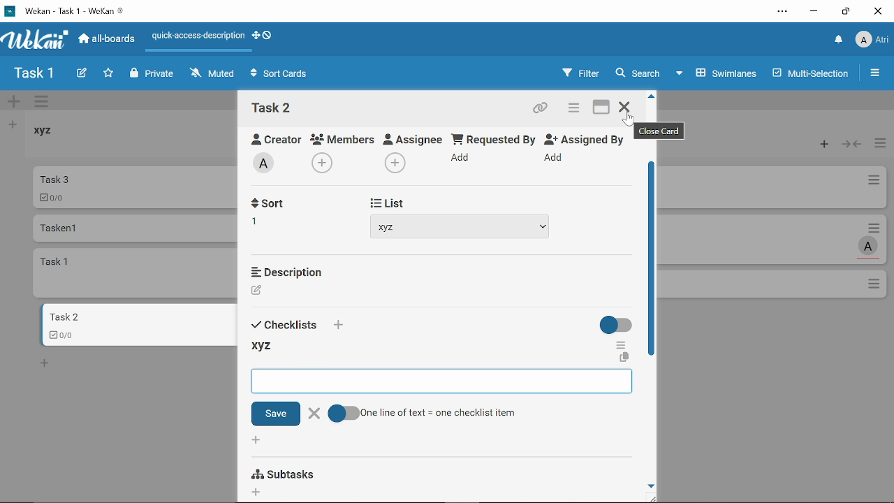  Describe the element at coordinates (64, 10) in the screenshot. I see `Current window` at that location.